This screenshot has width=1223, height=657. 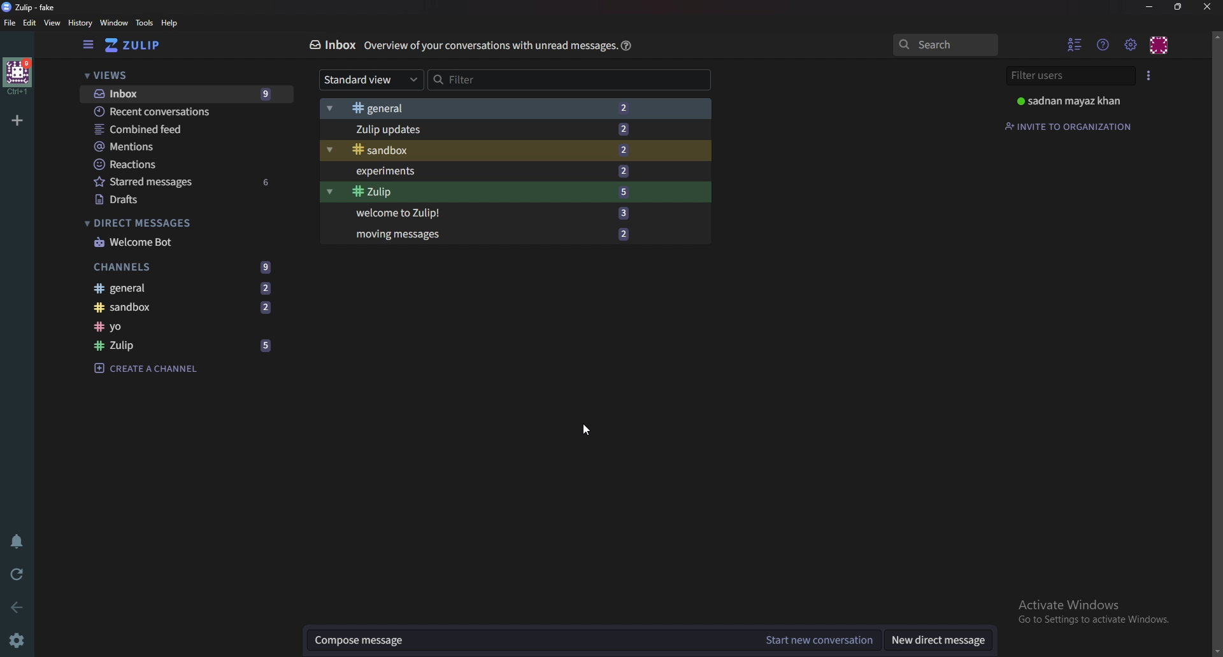 I want to click on Edit, so click(x=29, y=24).